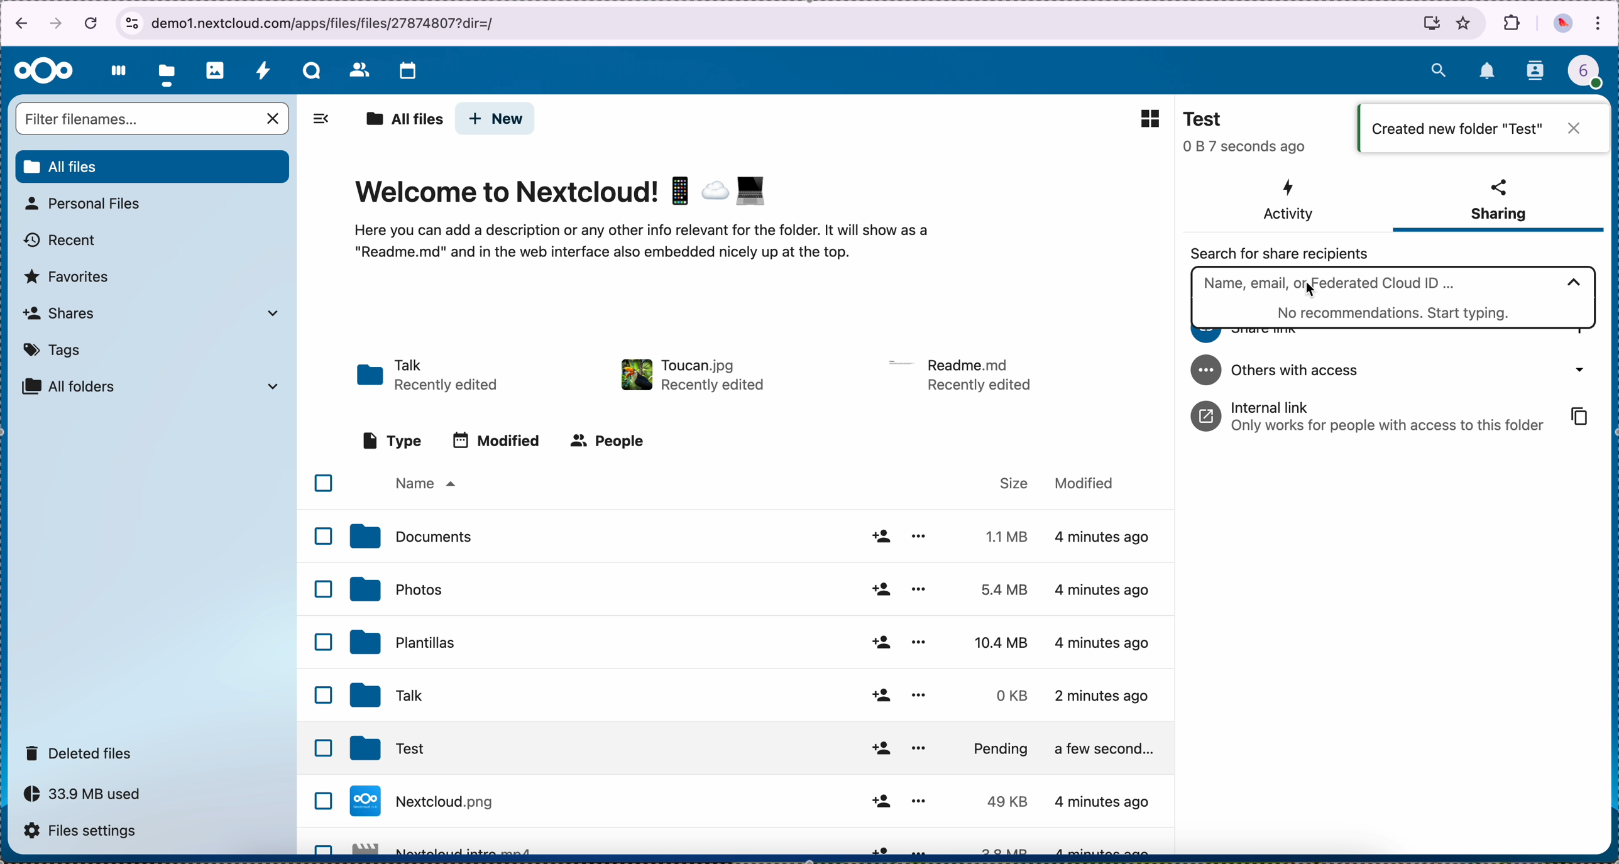 The image size is (1619, 864). What do you see at coordinates (564, 194) in the screenshot?
I see `Welcome to Nextcloud` at bounding box center [564, 194].